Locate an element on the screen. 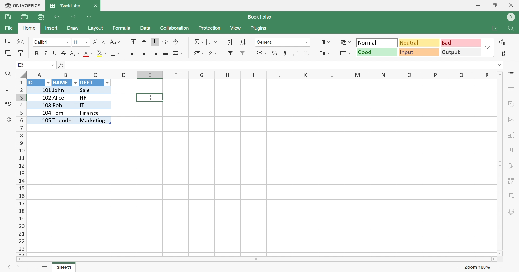  Replace is located at coordinates (502, 42).